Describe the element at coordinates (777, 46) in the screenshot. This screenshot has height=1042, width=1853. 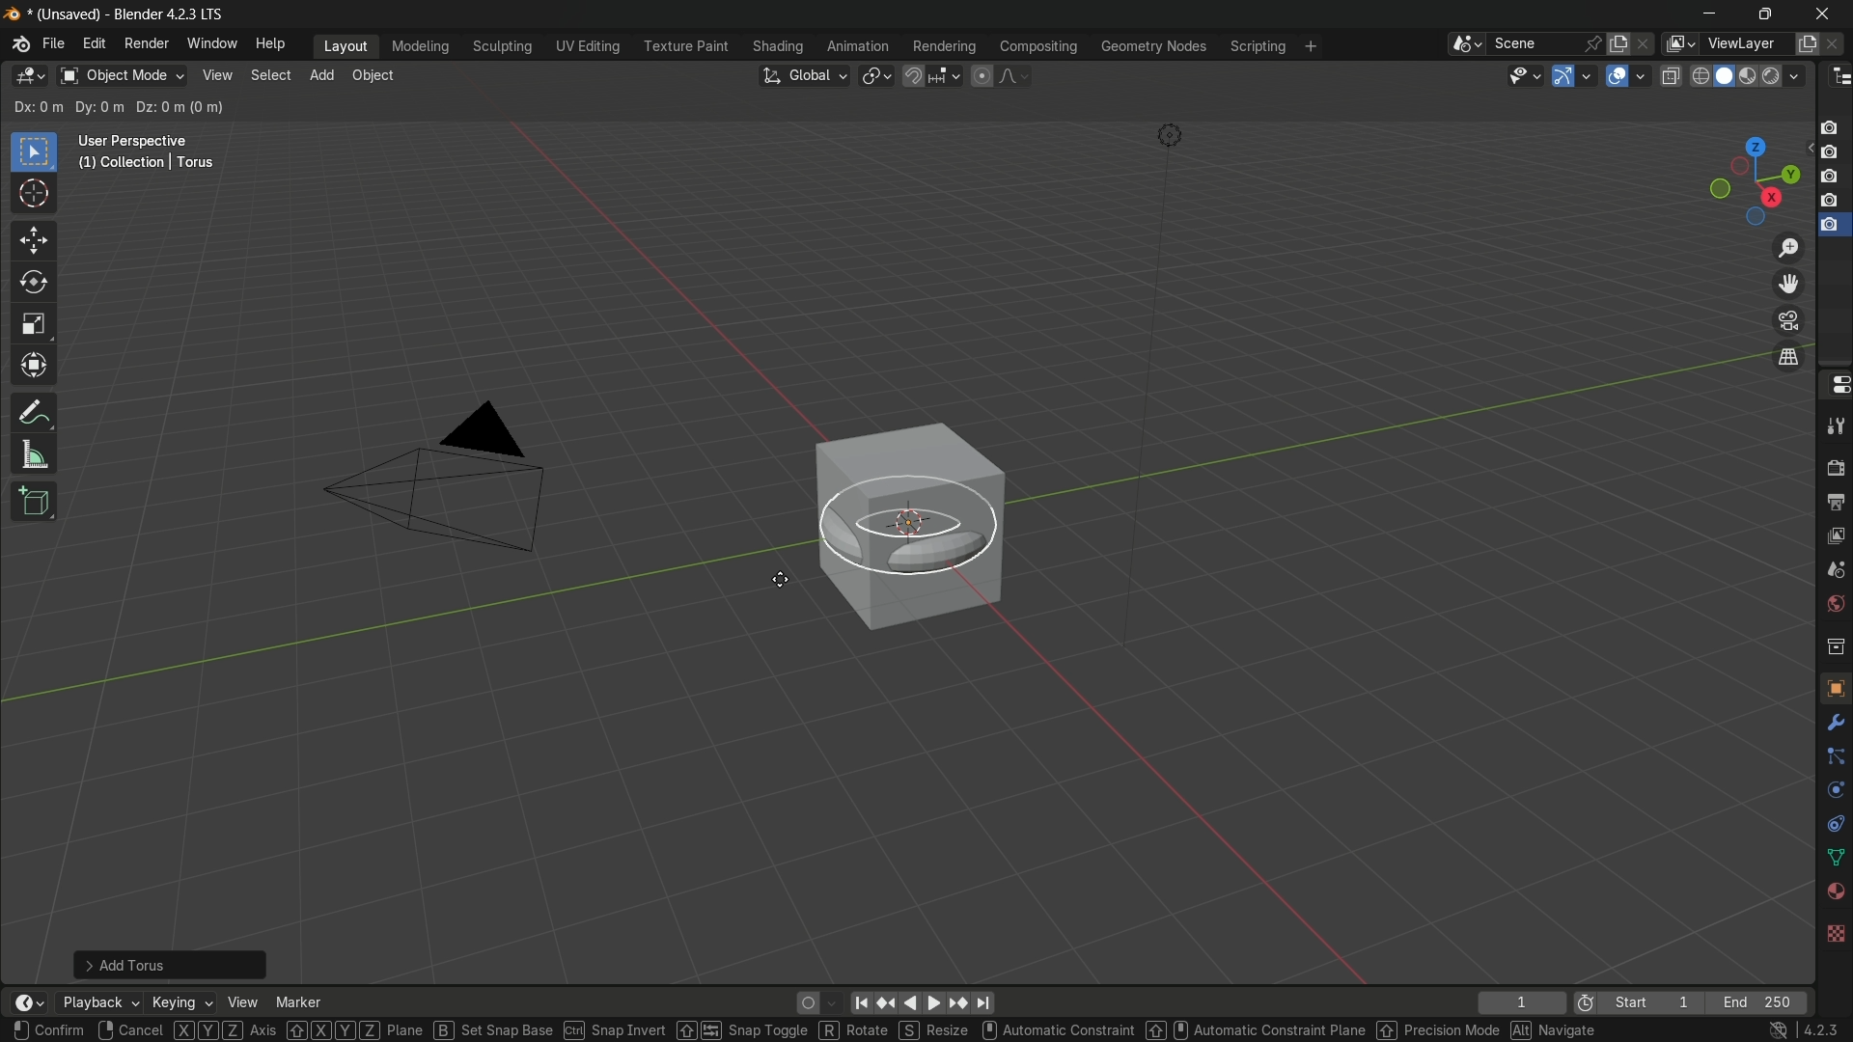
I see `shading` at that location.